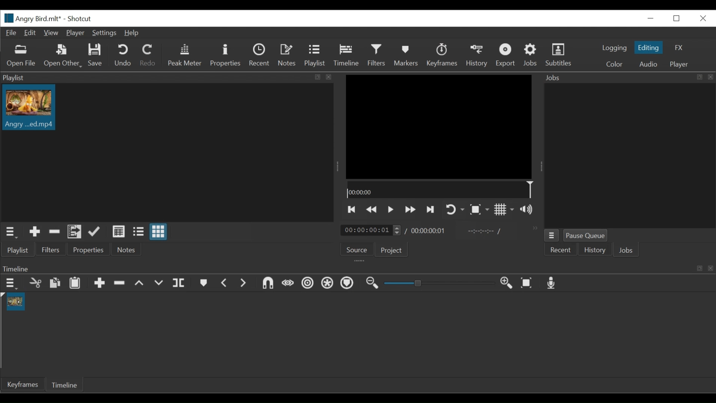 The width and height of the screenshot is (716, 403). I want to click on Toggle Zoom, so click(478, 210).